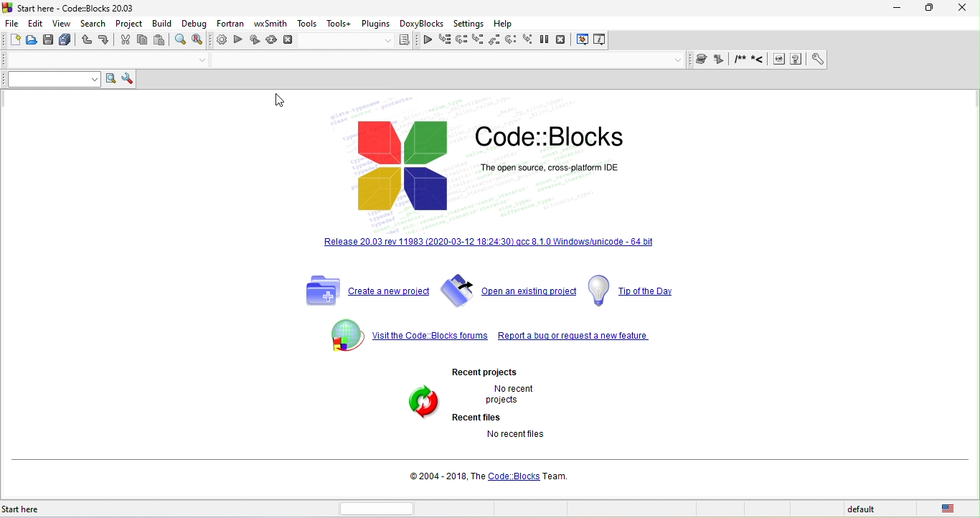 Image resolution: width=980 pixels, height=518 pixels. I want to click on recent files, so click(480, 418).